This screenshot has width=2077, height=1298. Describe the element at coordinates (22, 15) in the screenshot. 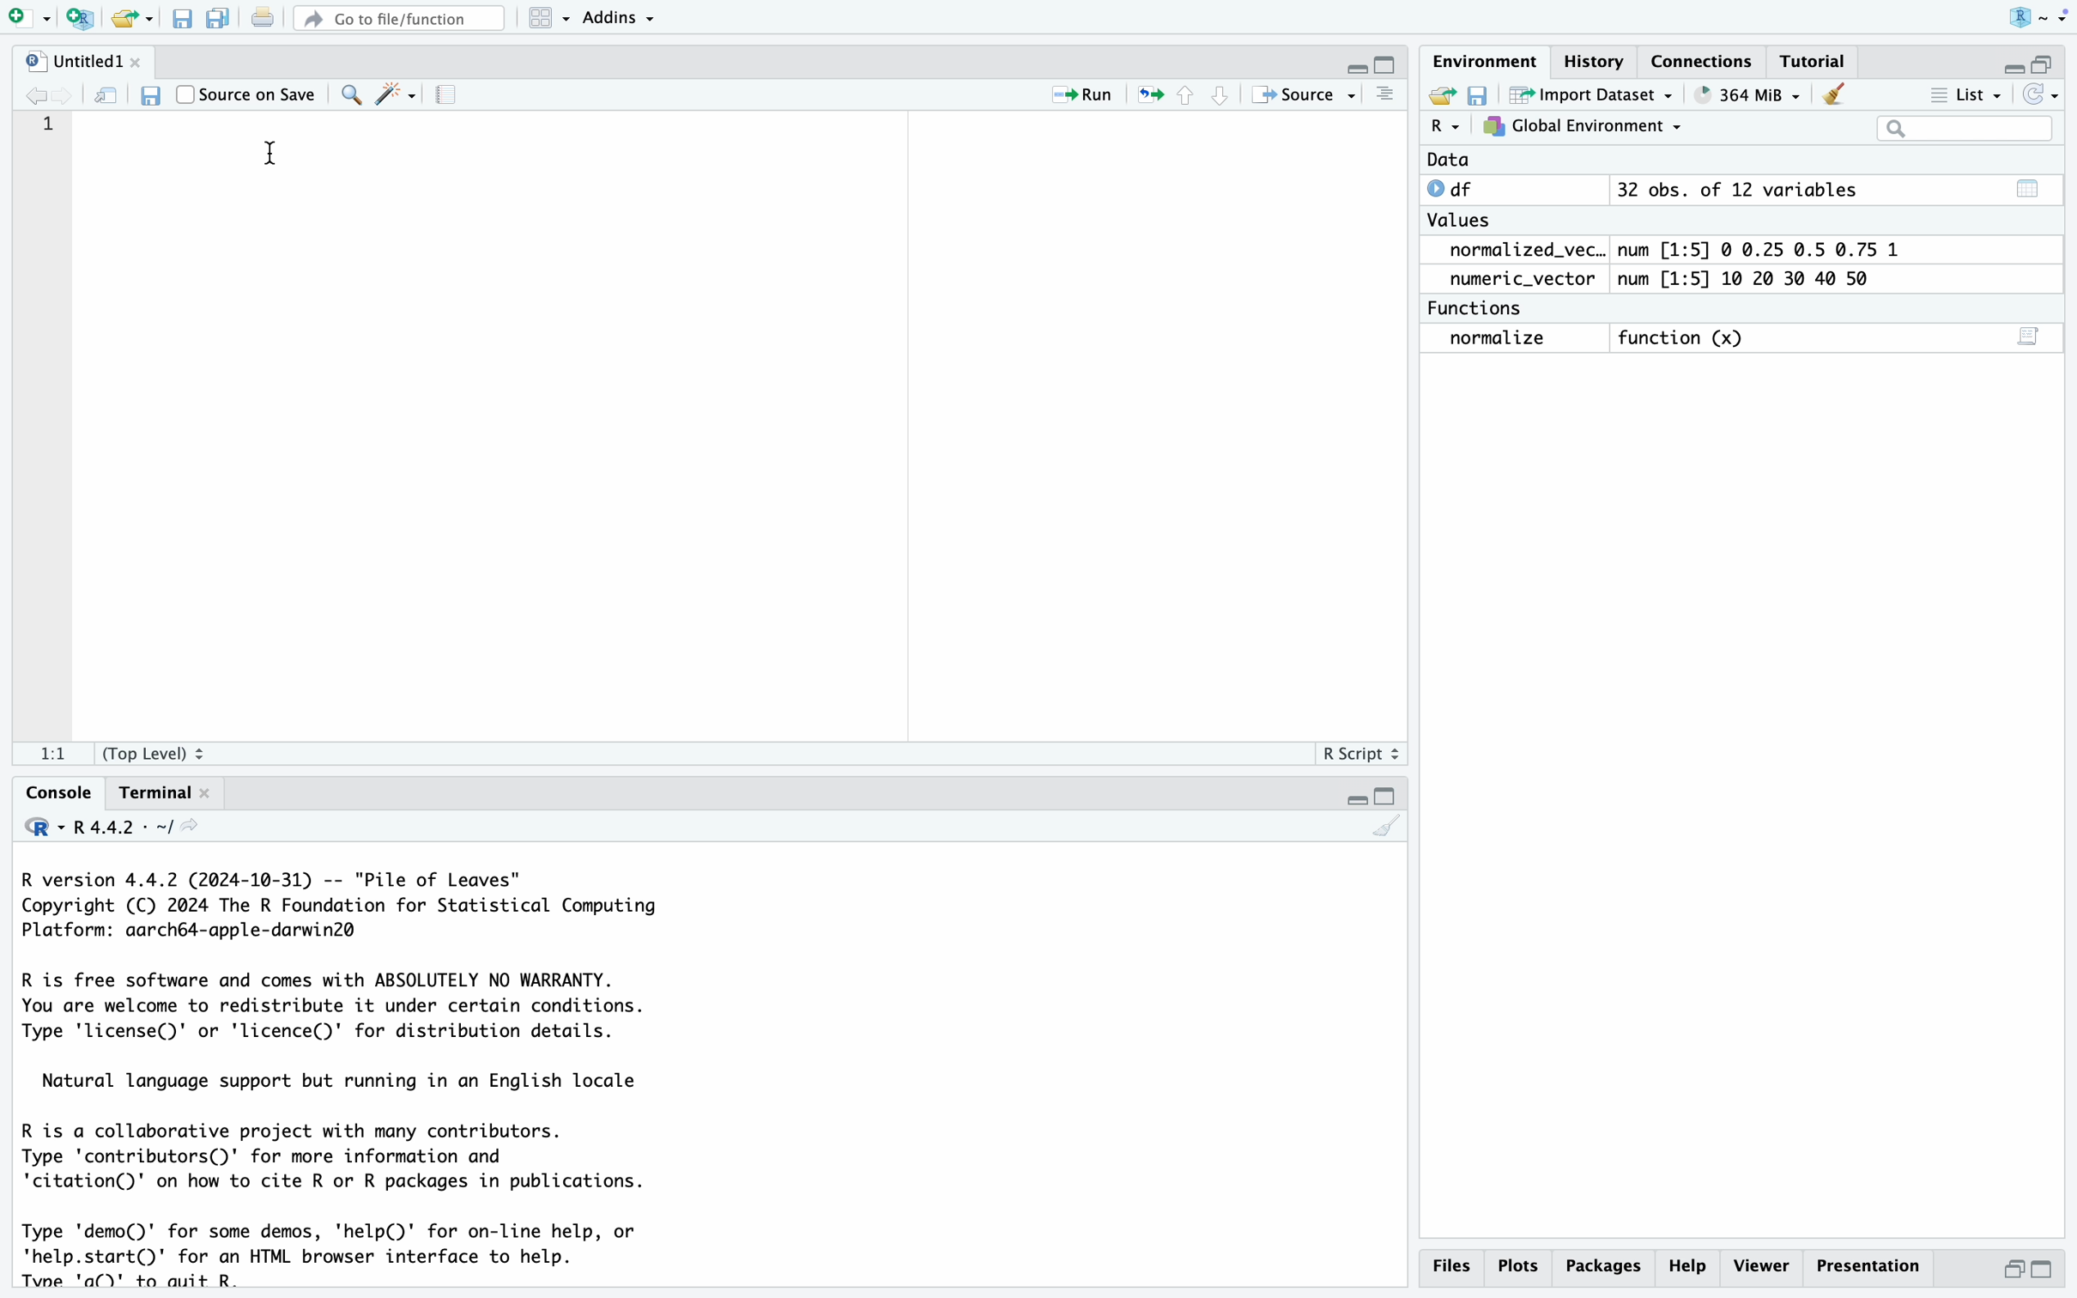

I see `New Page` at that location.